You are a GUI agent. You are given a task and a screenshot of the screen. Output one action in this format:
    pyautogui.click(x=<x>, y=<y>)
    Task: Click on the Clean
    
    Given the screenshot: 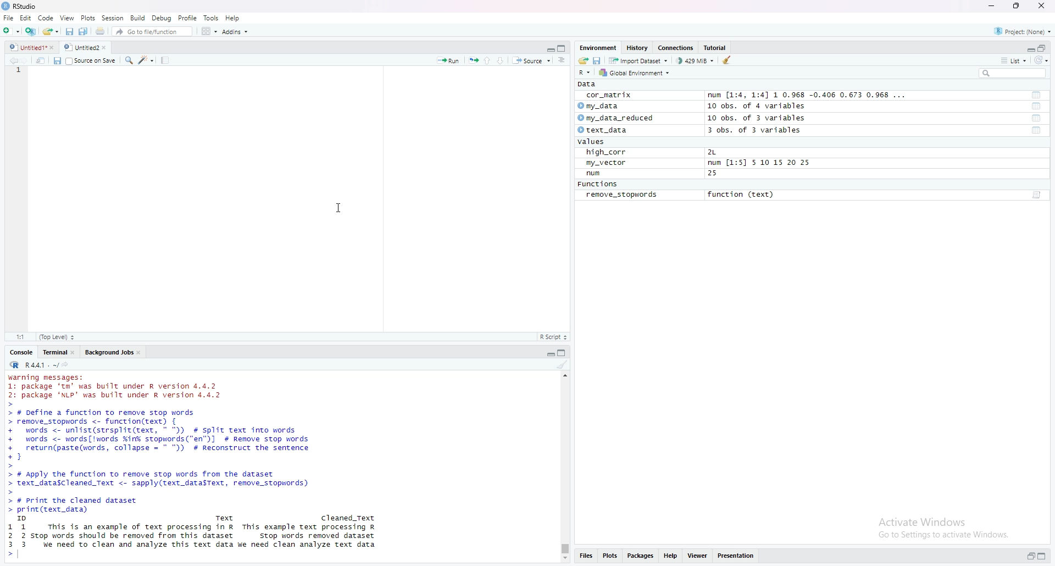 What is the action you would take?
    pyautogui.click(x=563, y=366)
    